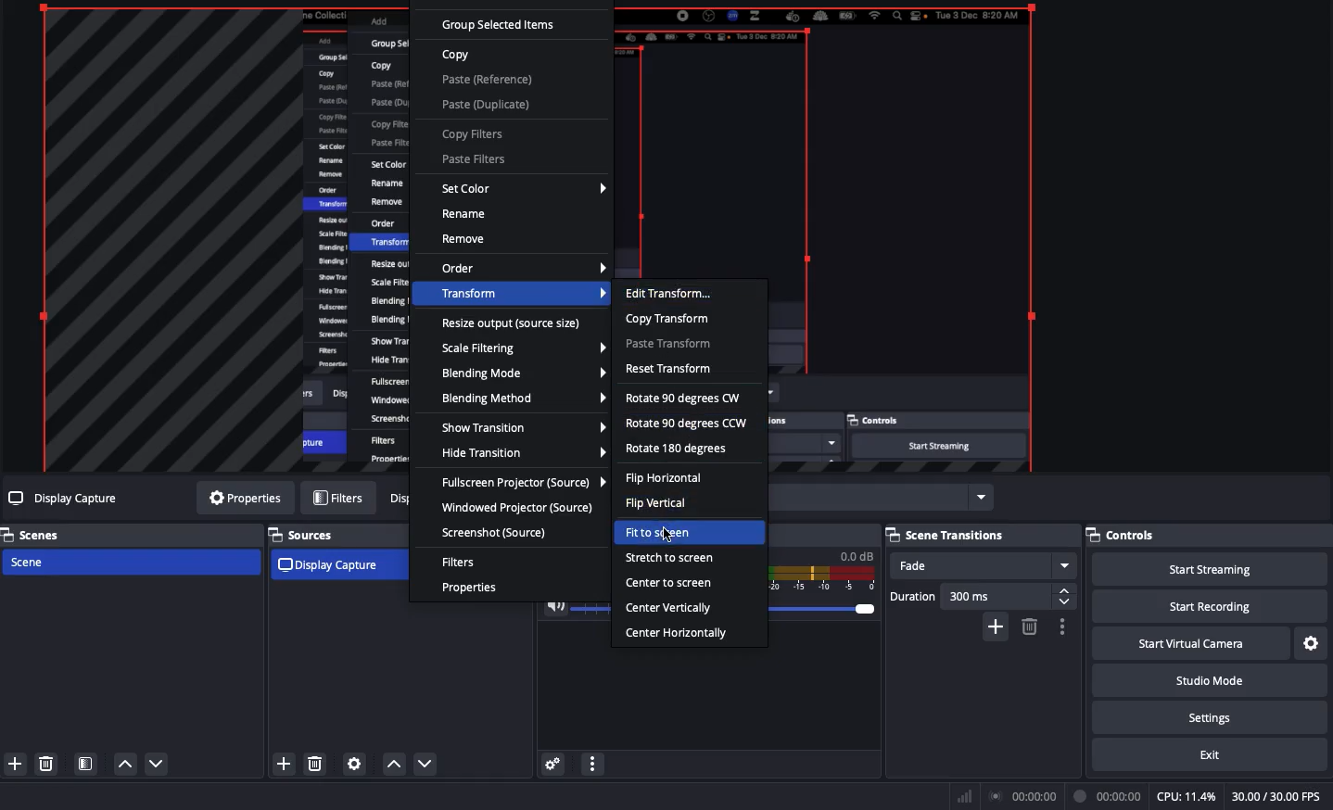 The width and height of the screenshot is (1333, 810). What do you see at coordinates (594, 764) in the screenshot?
I see `options` at bounding box center [594, 764].